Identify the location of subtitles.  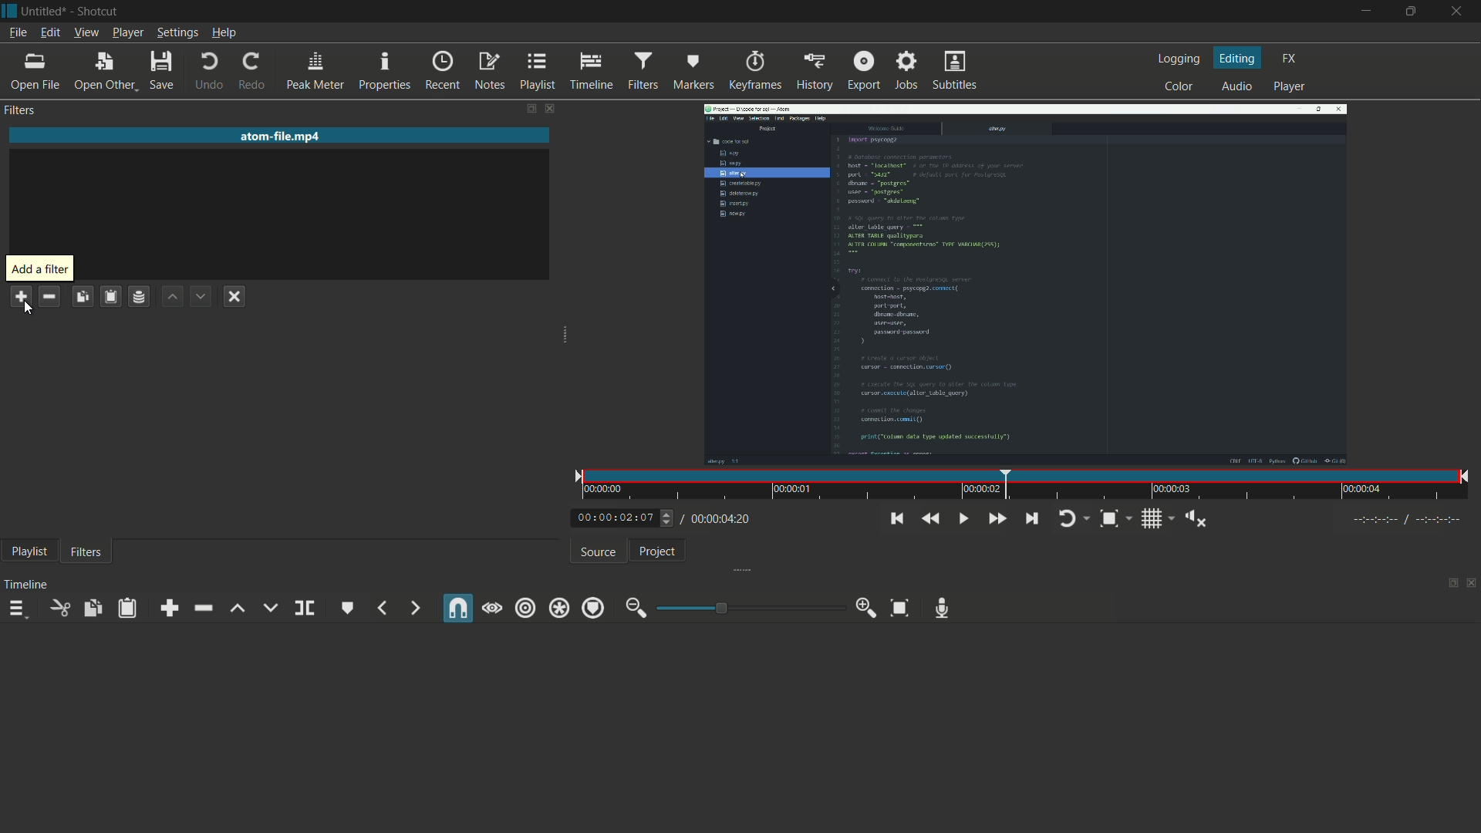
(956, 71).